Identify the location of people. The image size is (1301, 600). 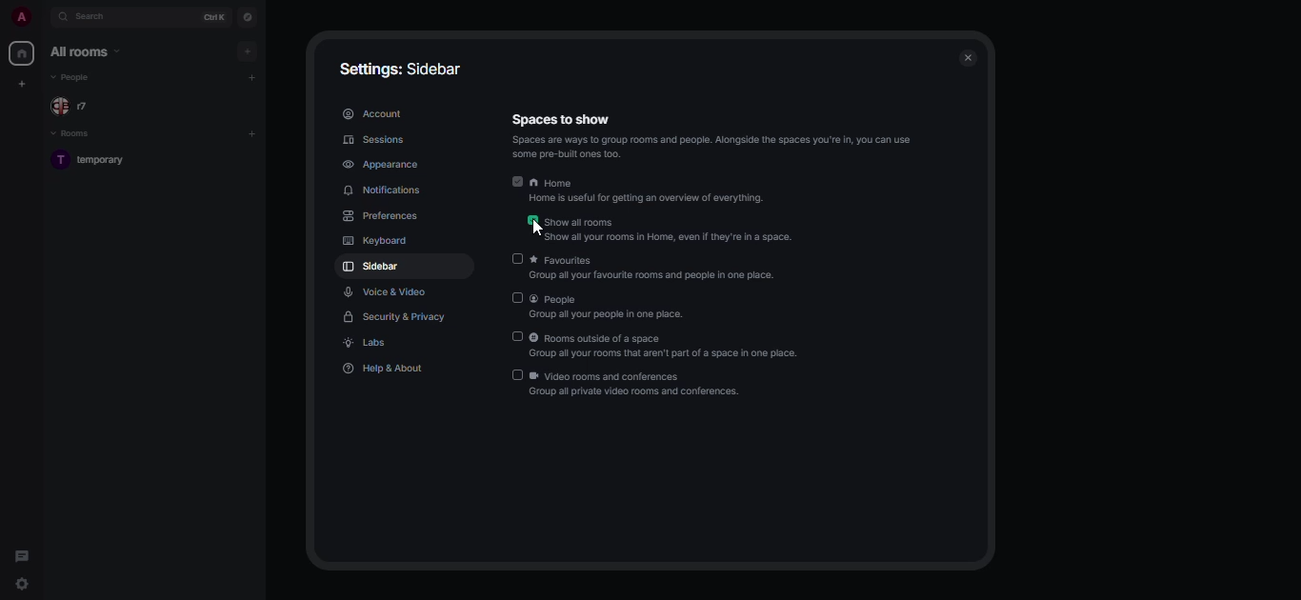
(73, 77).